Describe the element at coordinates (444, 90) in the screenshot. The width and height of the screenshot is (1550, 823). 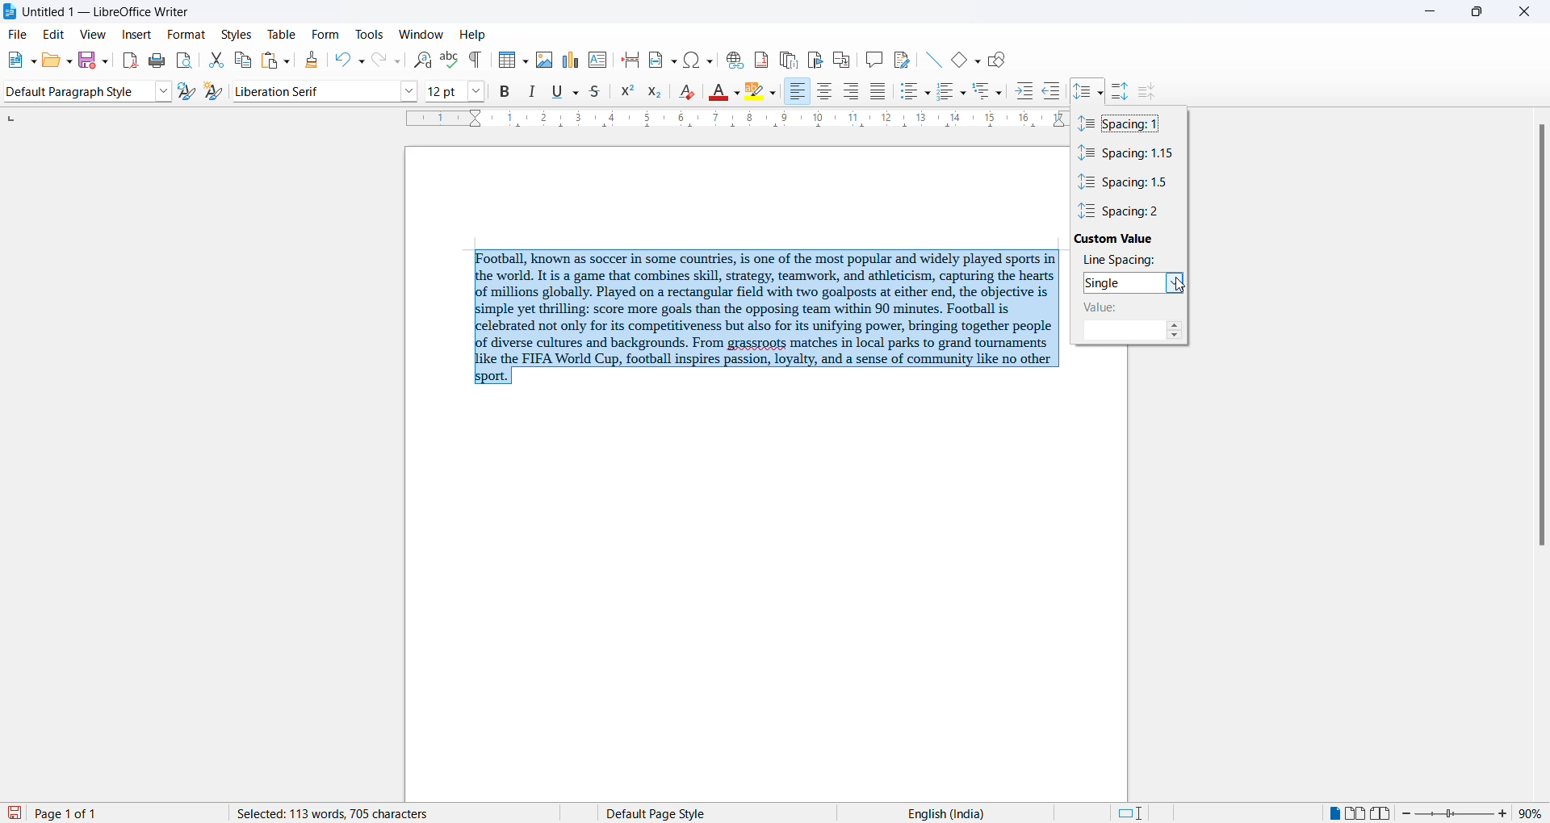
I see `font size` at that location.